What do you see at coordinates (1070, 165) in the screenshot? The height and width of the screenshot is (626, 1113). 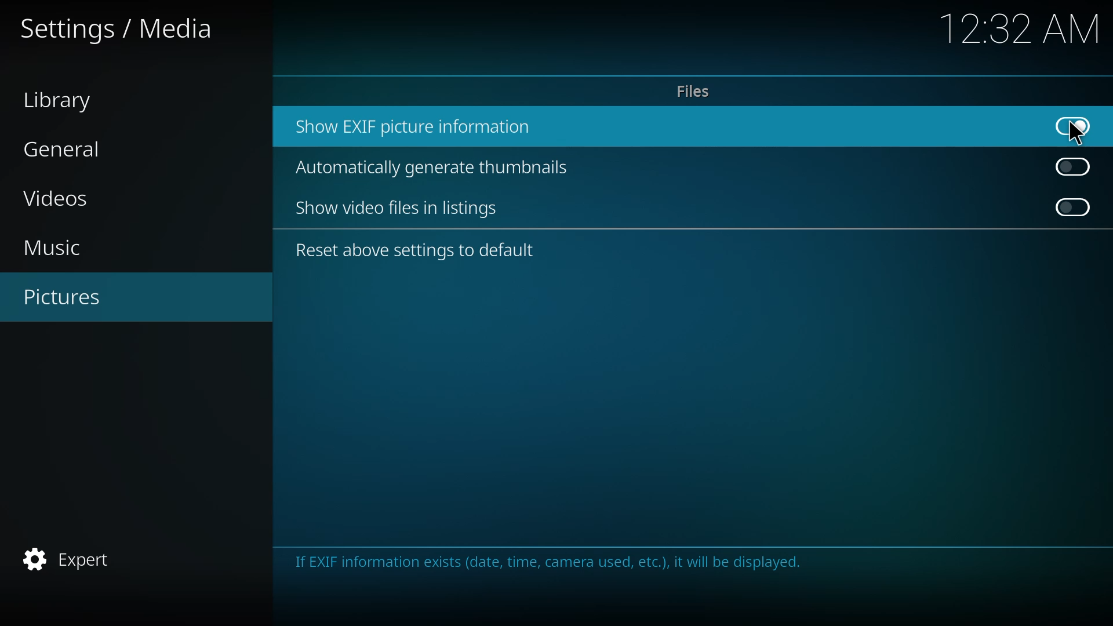 I see `click to enable` at bounding box center [1070, 165].